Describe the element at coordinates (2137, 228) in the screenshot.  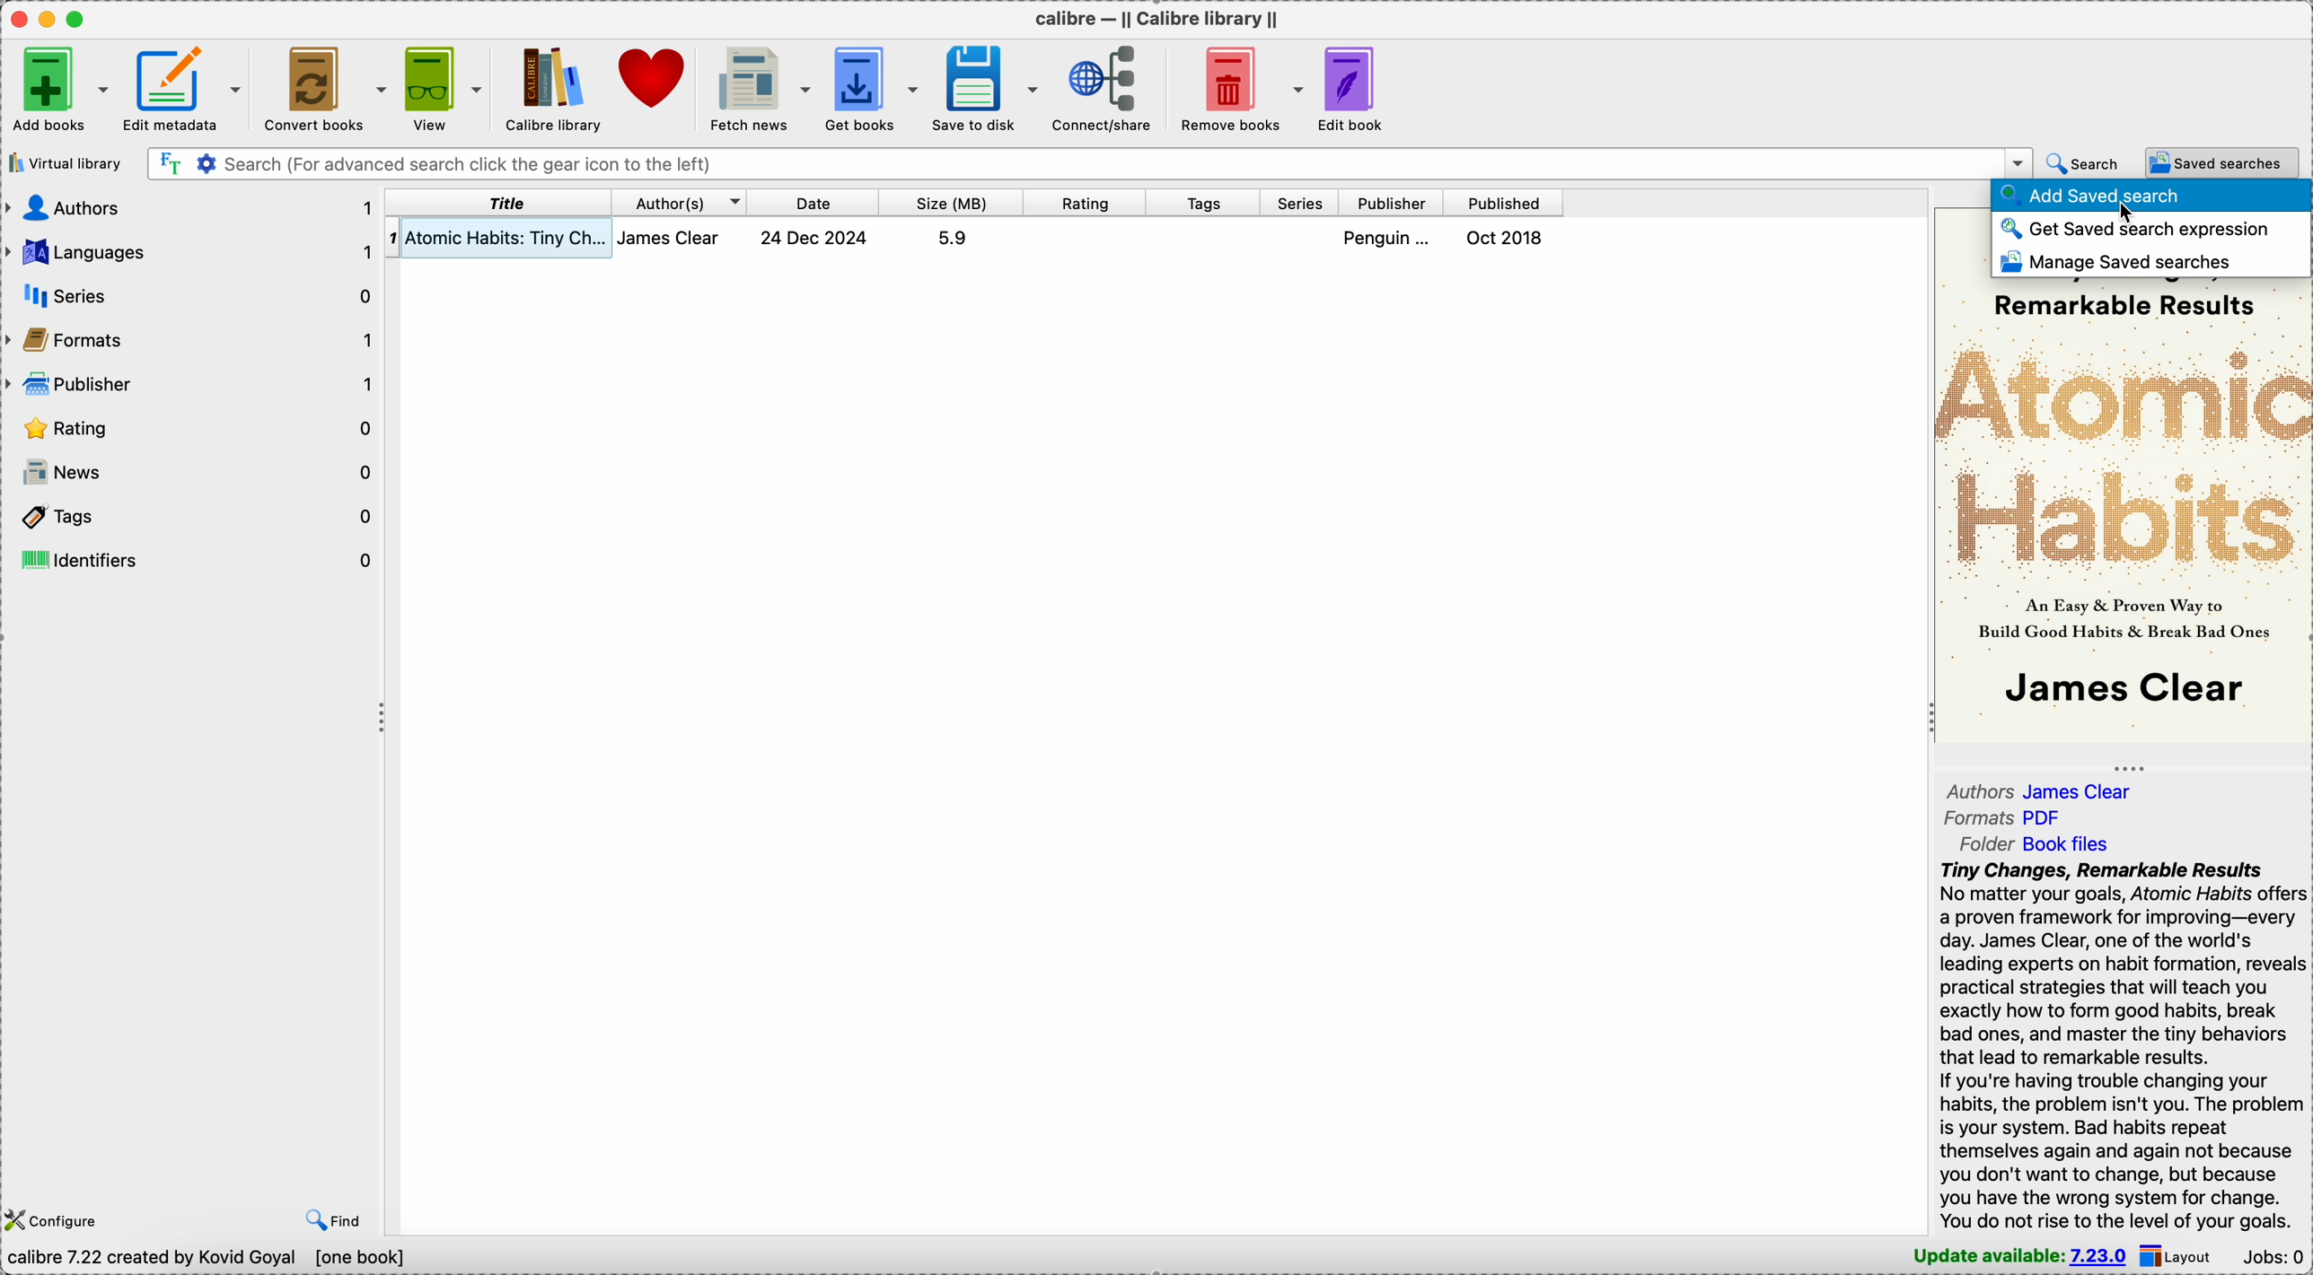
I see `get saved search expression` at that location.